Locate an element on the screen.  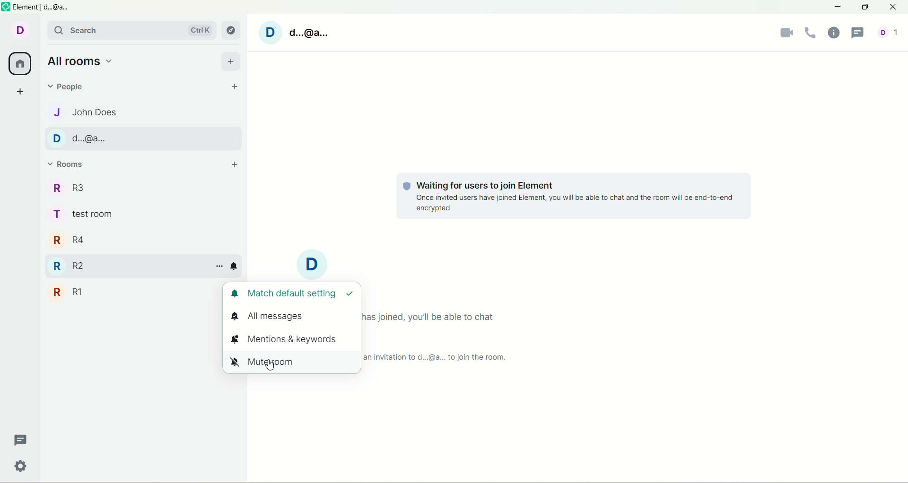
room info is located at coordinates (833, 34).